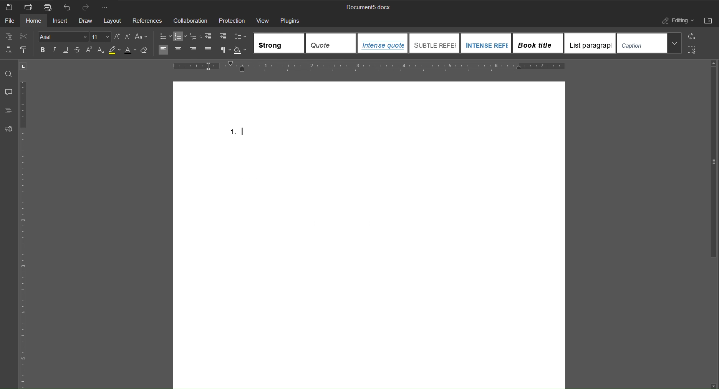 The image size is (719, 389). What do you see at coordinates (166, 37) in the screenshot?
I see `Bullets` at bounding box center [166, 37].